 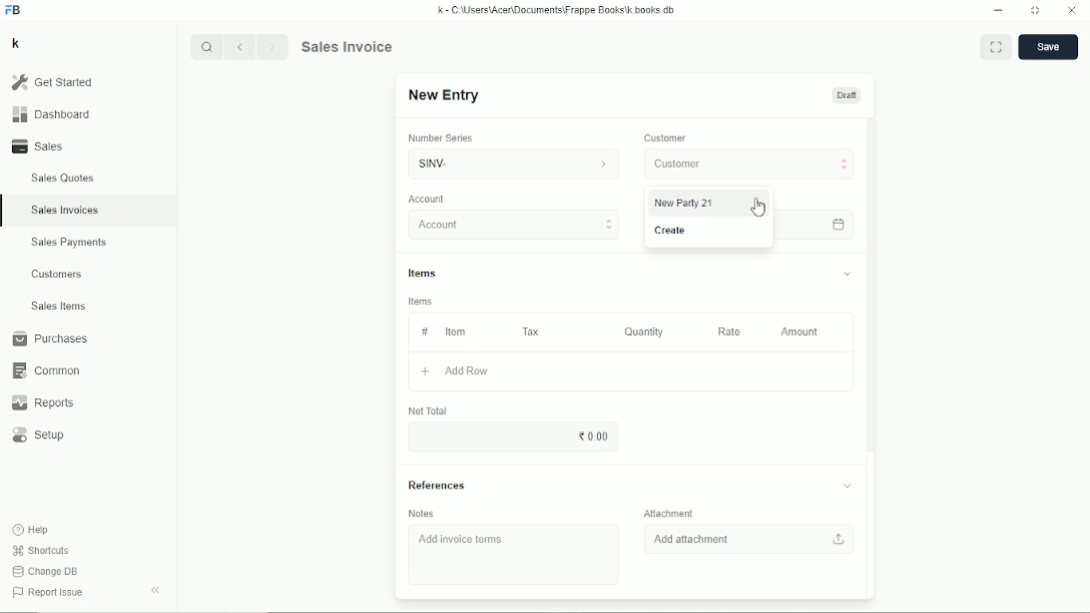 What do you see at coordinates (672, 512) in the screenshot?
I see `Attachment` at bounding box center [672, 512].